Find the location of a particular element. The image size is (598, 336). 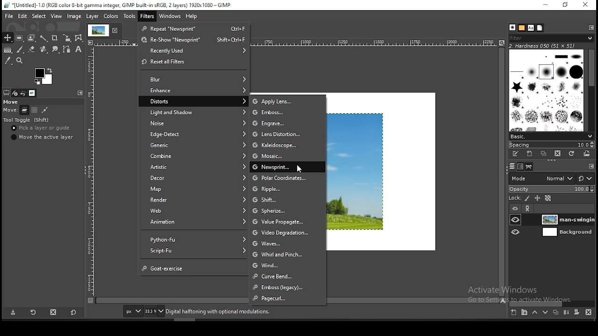

layer is located at coordinates (567, 219).